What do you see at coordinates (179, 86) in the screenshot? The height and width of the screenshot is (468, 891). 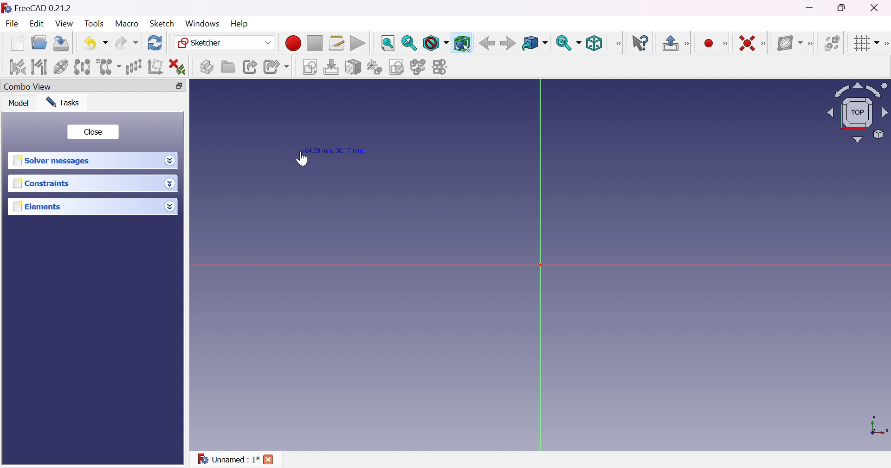 I see `Restore down` at bounding box center [179, 86].